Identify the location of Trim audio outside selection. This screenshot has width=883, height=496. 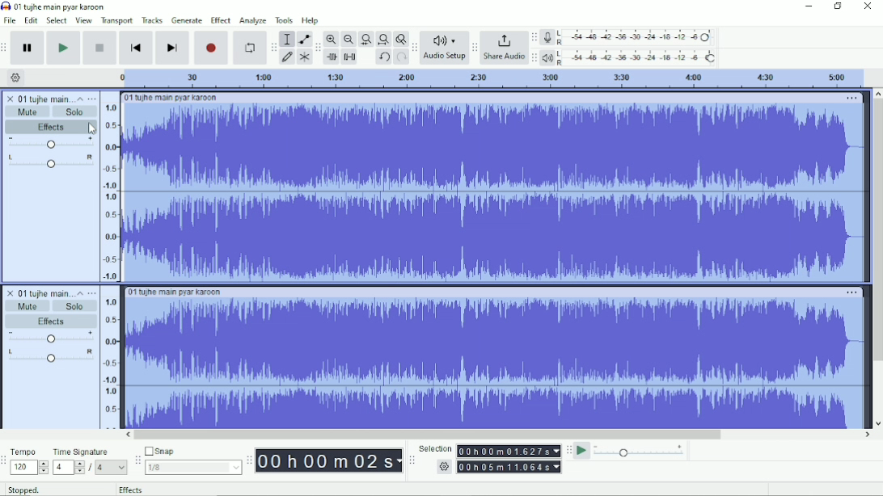
(333, 57).